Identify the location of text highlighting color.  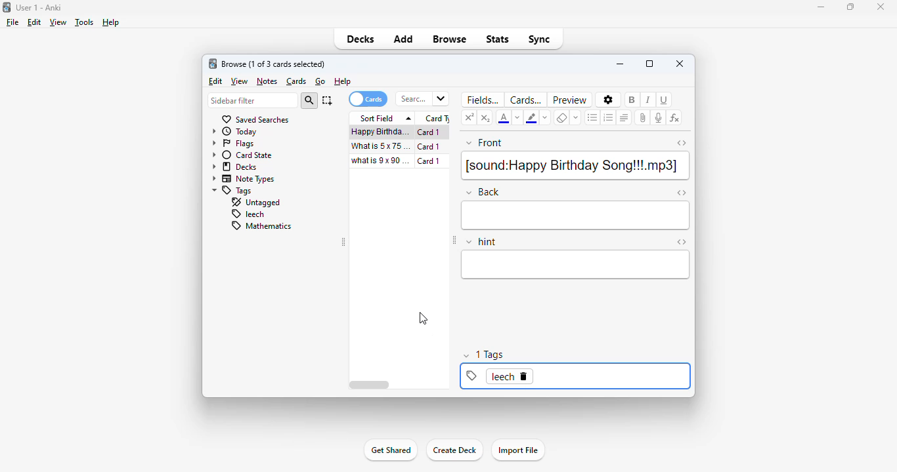
(531, 117).